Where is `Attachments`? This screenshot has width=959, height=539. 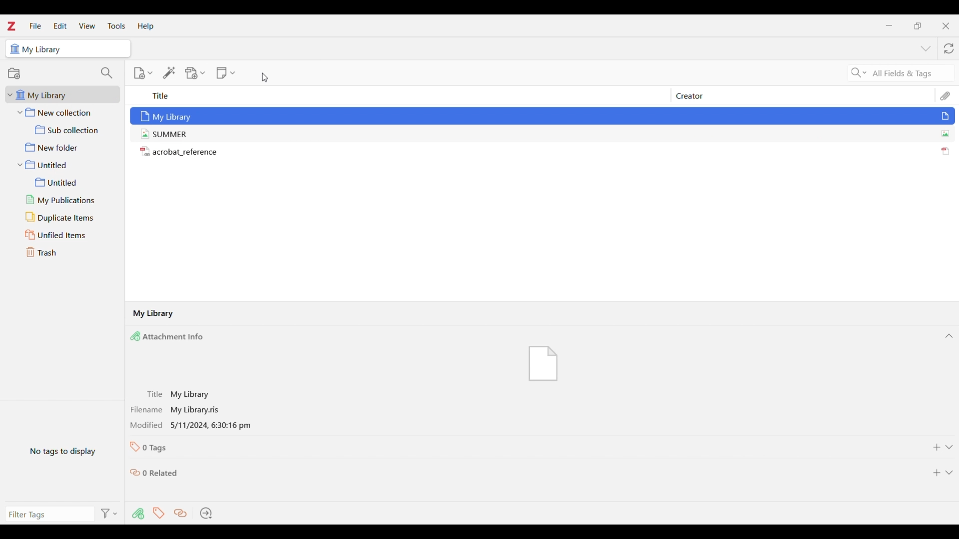
Attachments is located at coordinates (134, 516).